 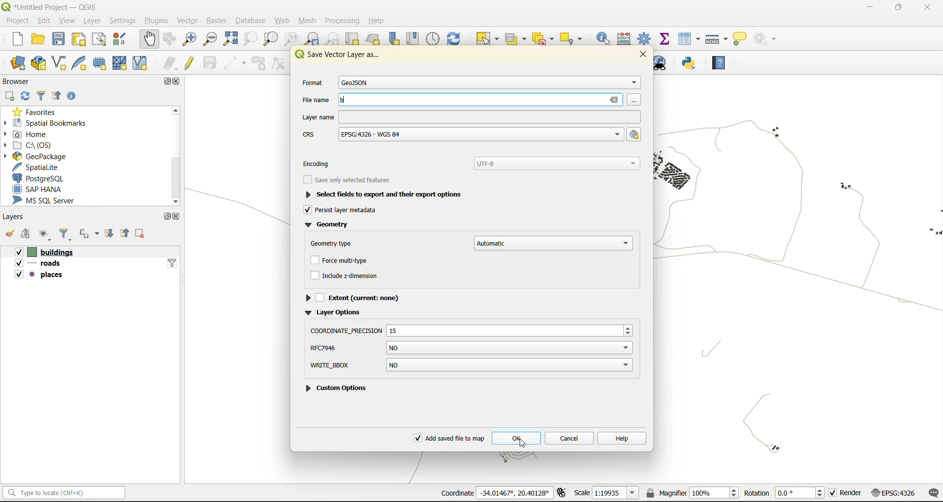 What do you see at coordinates (456, 38) in the screenshot?
I see `refresh` at bounding box center [456, 38].